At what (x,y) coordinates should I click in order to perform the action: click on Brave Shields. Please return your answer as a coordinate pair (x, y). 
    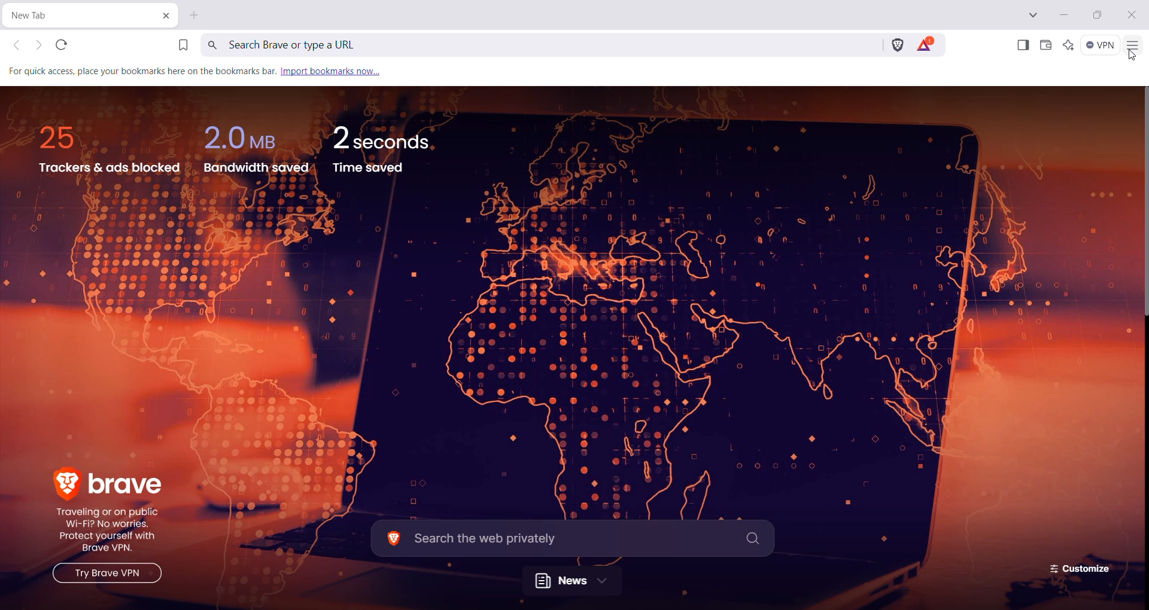
    Looking at the image, I should click on (897, 44).